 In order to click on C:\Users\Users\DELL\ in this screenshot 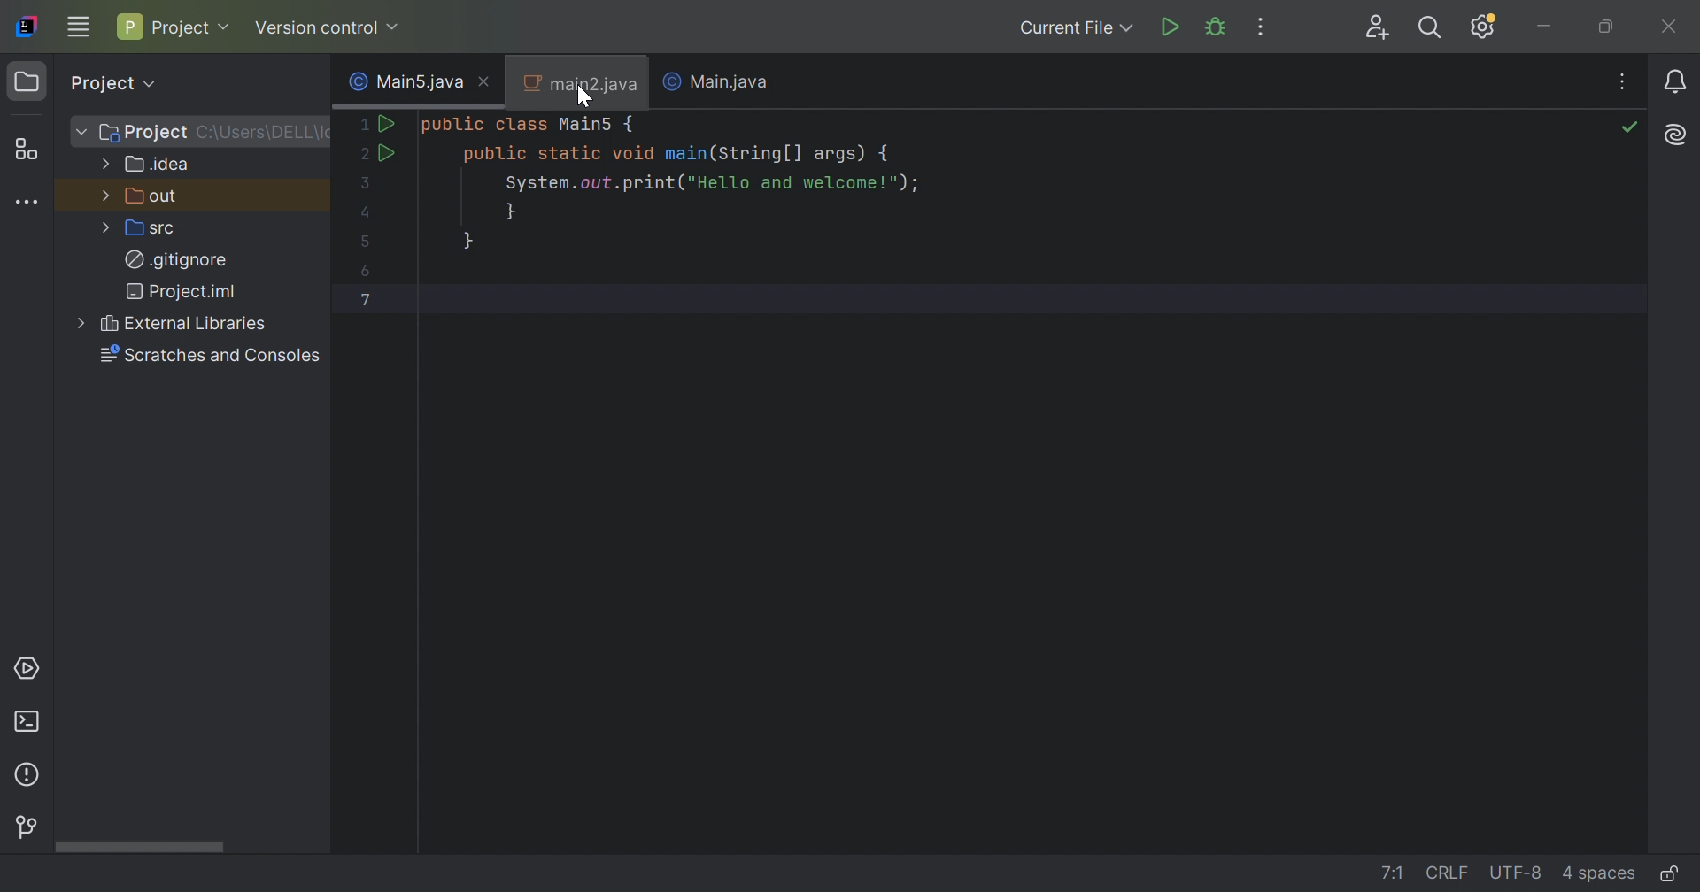, I will do `click(260, 133)`.